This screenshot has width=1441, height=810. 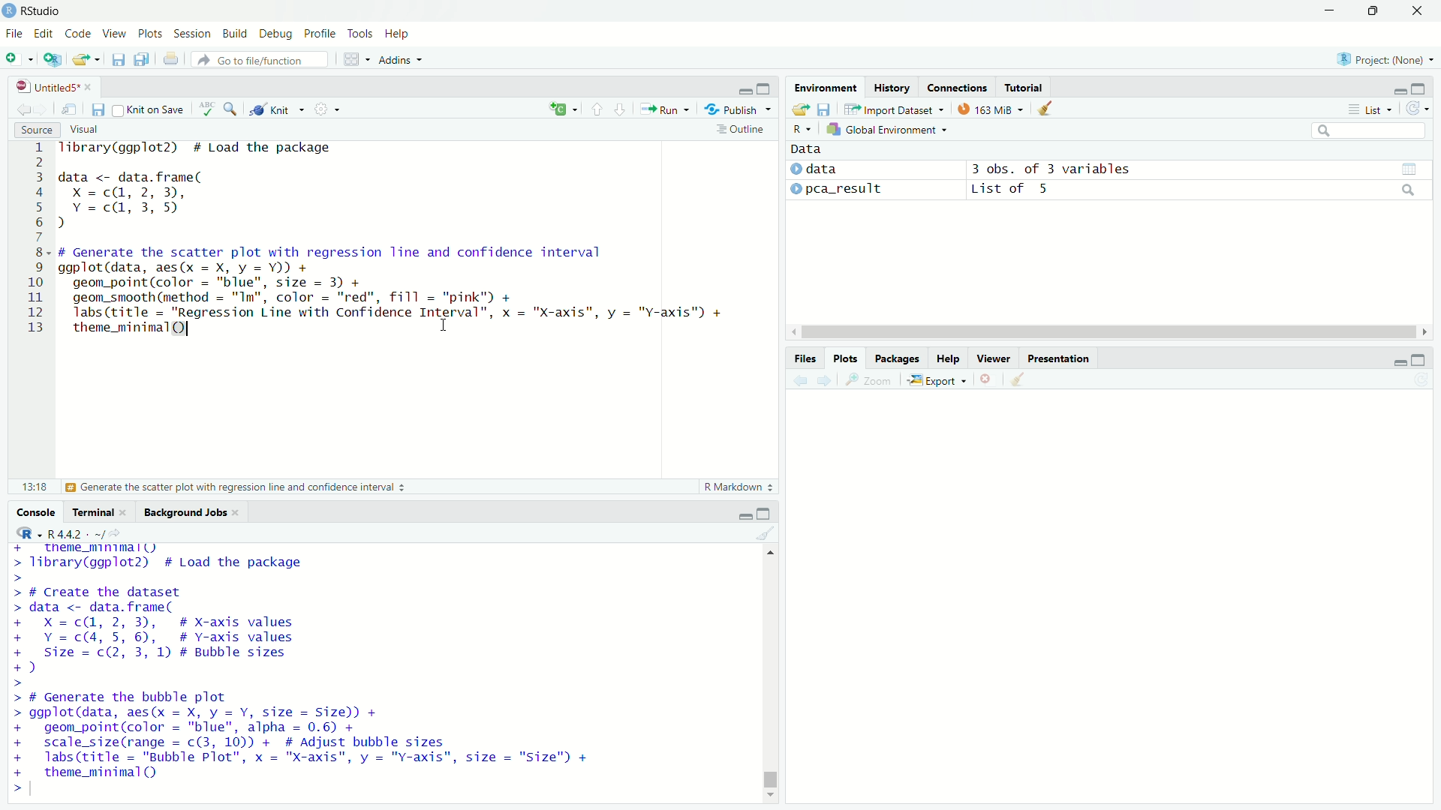 What do you see at coordinates (737, 487) in the screenshot?
I see `R Markdown` at bounding box center [737, 487].